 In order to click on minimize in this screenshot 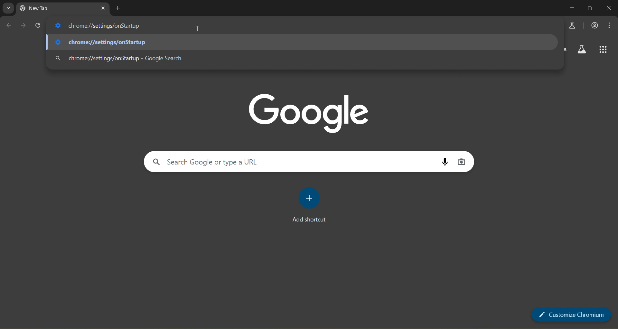, I will do `click(571, 8)`.